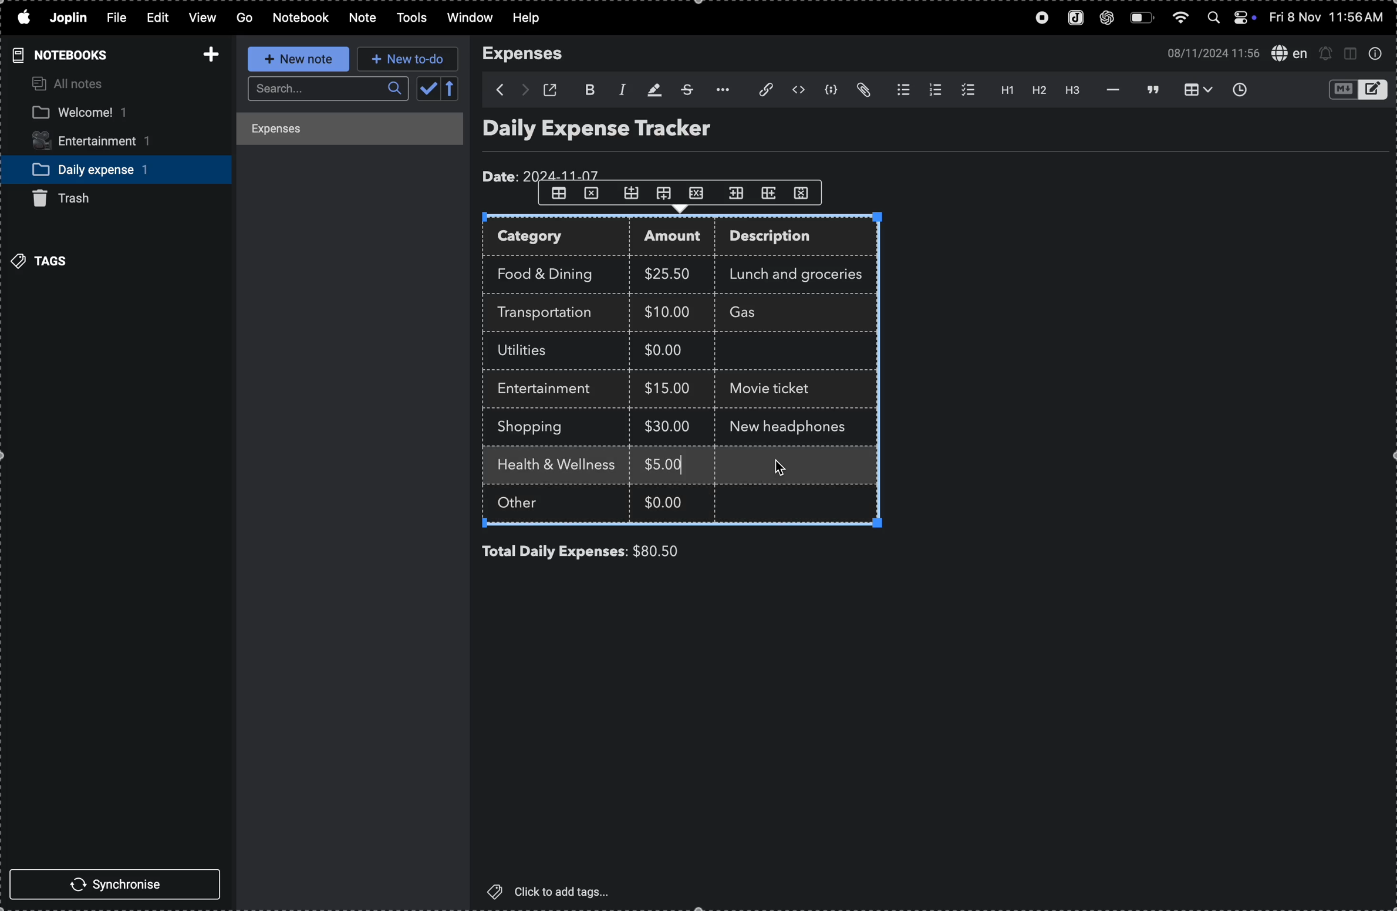 This screenshot has height=911, width=1397. I want to click on alerts, so click(1326, 53).